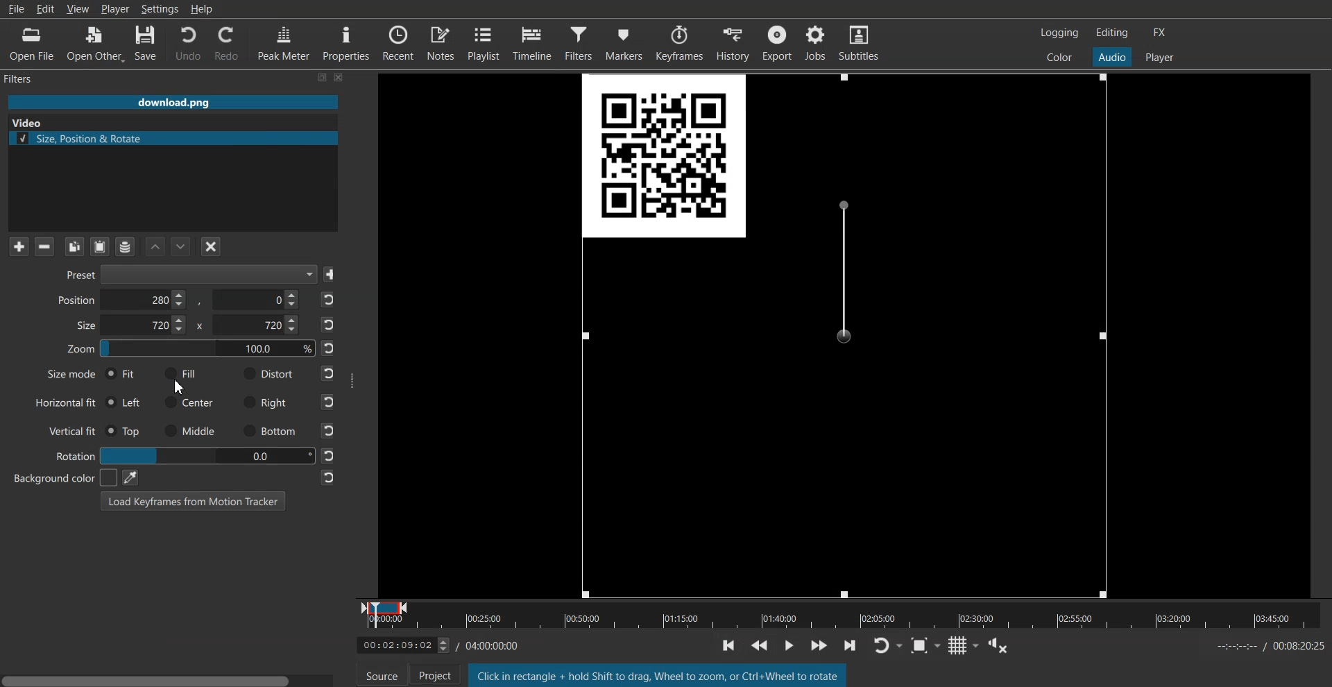  Describe the element at coordinates (130, 477) in the screenshot. I see `Pic color from the screen` at that location.